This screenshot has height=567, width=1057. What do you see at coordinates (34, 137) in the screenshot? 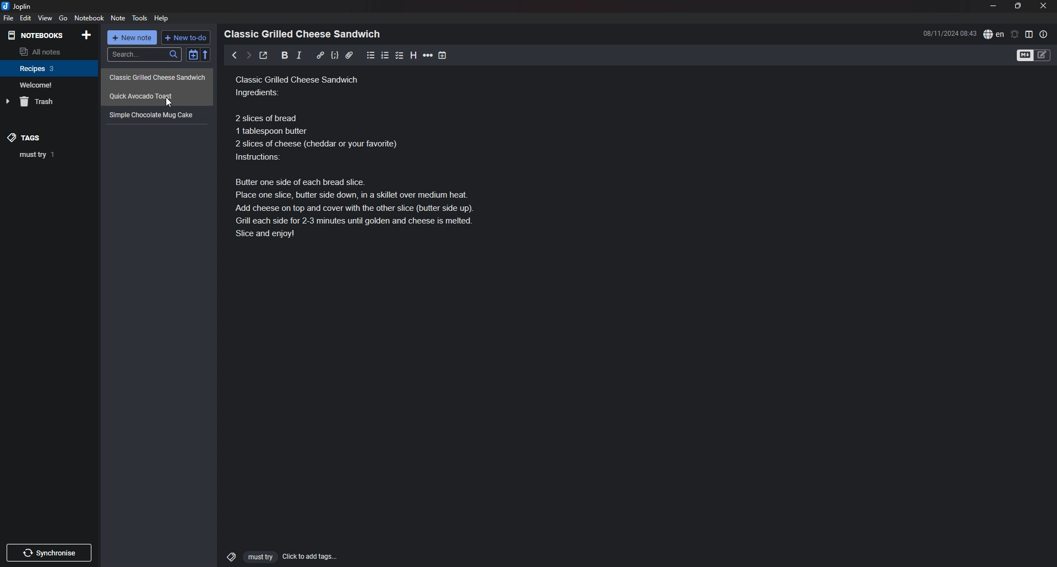
I see `tags` at bounding box center [34, 137].